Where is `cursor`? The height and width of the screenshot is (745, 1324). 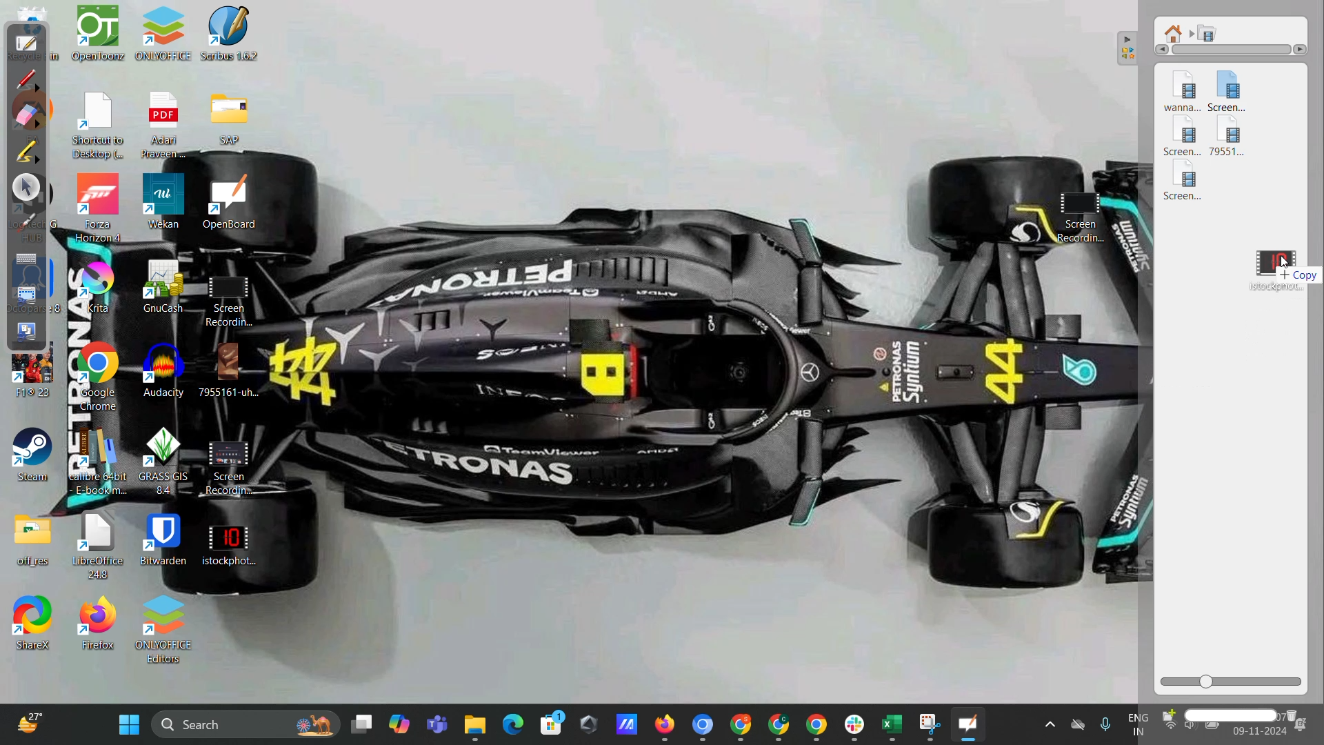
cursor is located at coordinates (1287, 263).